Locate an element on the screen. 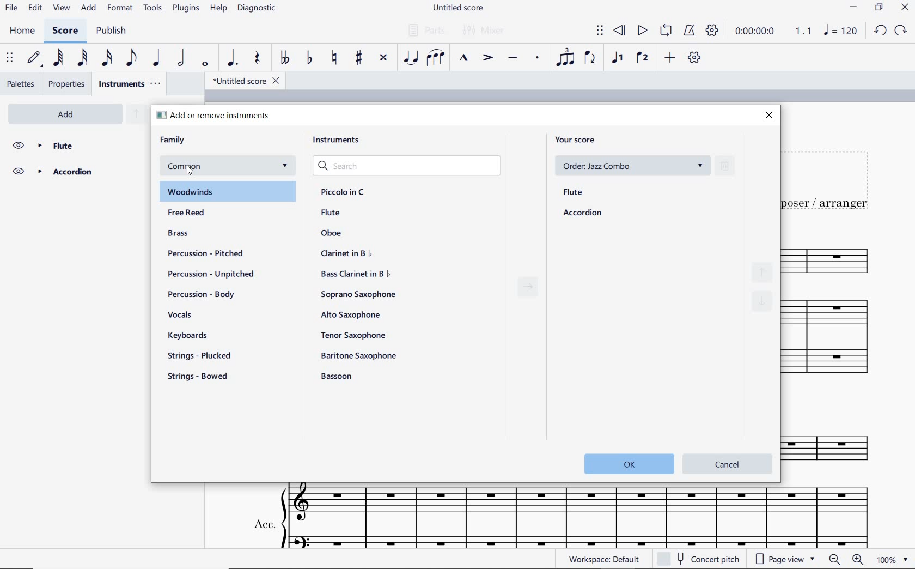 The image size is (915, 569). toggle double-sharp is located at coordinates (383, 59).